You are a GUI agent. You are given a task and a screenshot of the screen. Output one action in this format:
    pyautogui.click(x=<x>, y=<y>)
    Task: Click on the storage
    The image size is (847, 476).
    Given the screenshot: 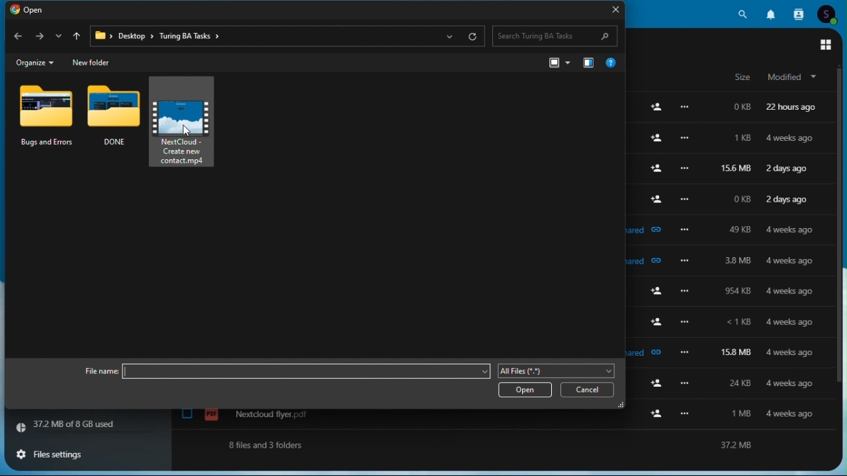 What is the action you would take?
    pyautogui.click(x=88, y=426)
    